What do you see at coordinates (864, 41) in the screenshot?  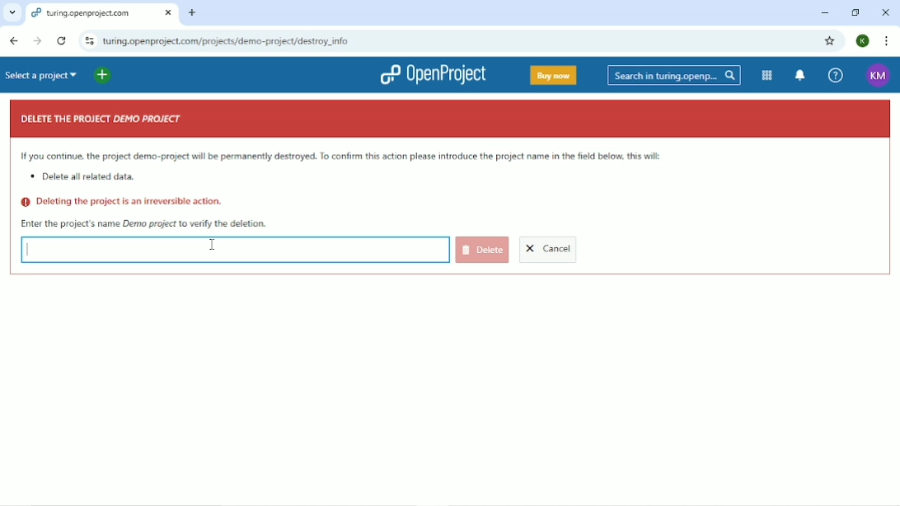 I see `K` at bounding box center [864, 41].